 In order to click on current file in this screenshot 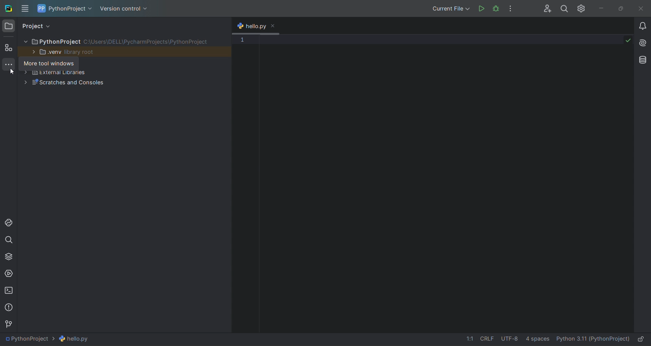, I will do `click(450, 9)`.